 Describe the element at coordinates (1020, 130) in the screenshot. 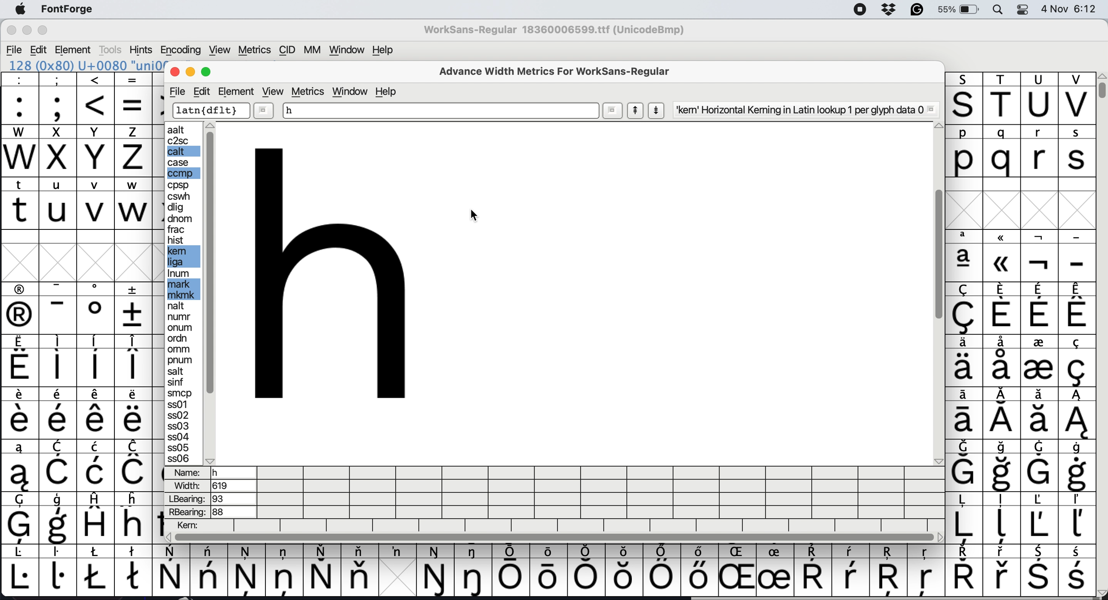

I see `lowercase letters` at that location.